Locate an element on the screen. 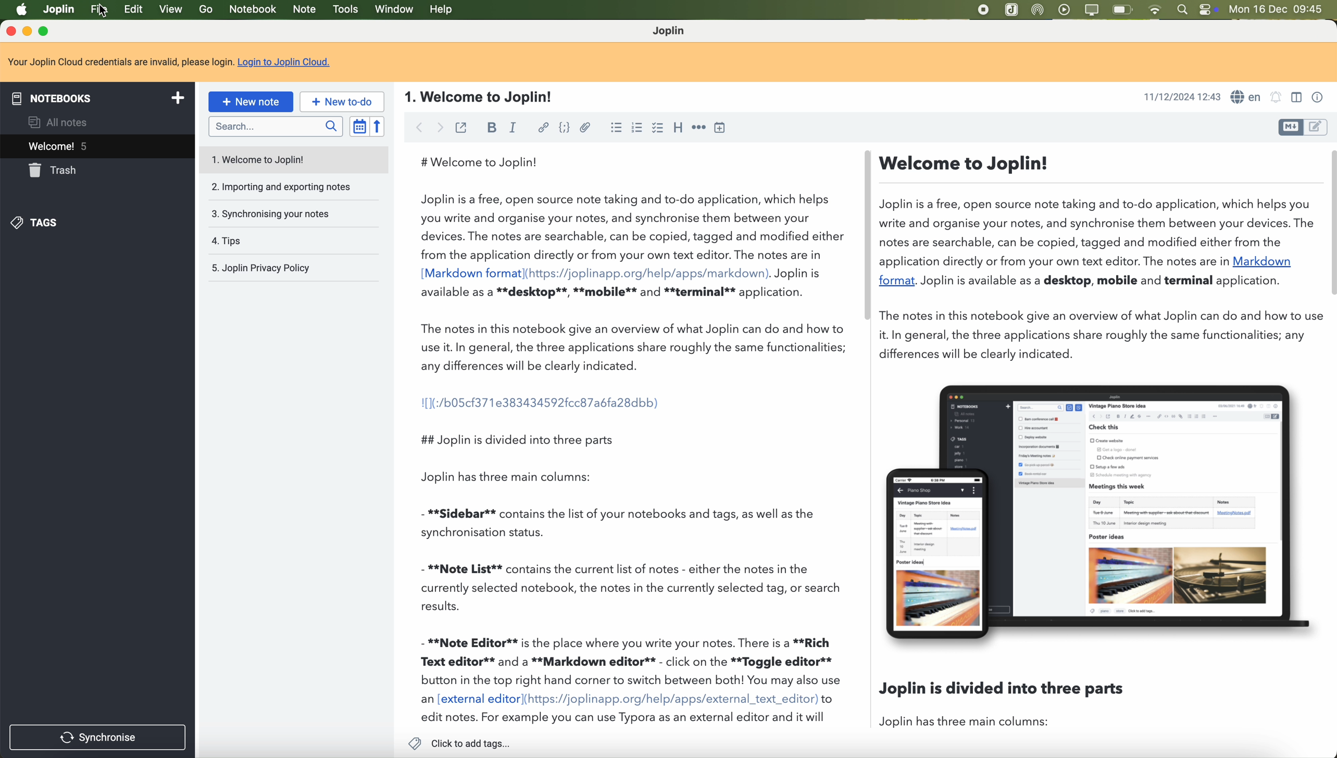 The image size is (1337, 758). trash is located at coordinates (55, 171).